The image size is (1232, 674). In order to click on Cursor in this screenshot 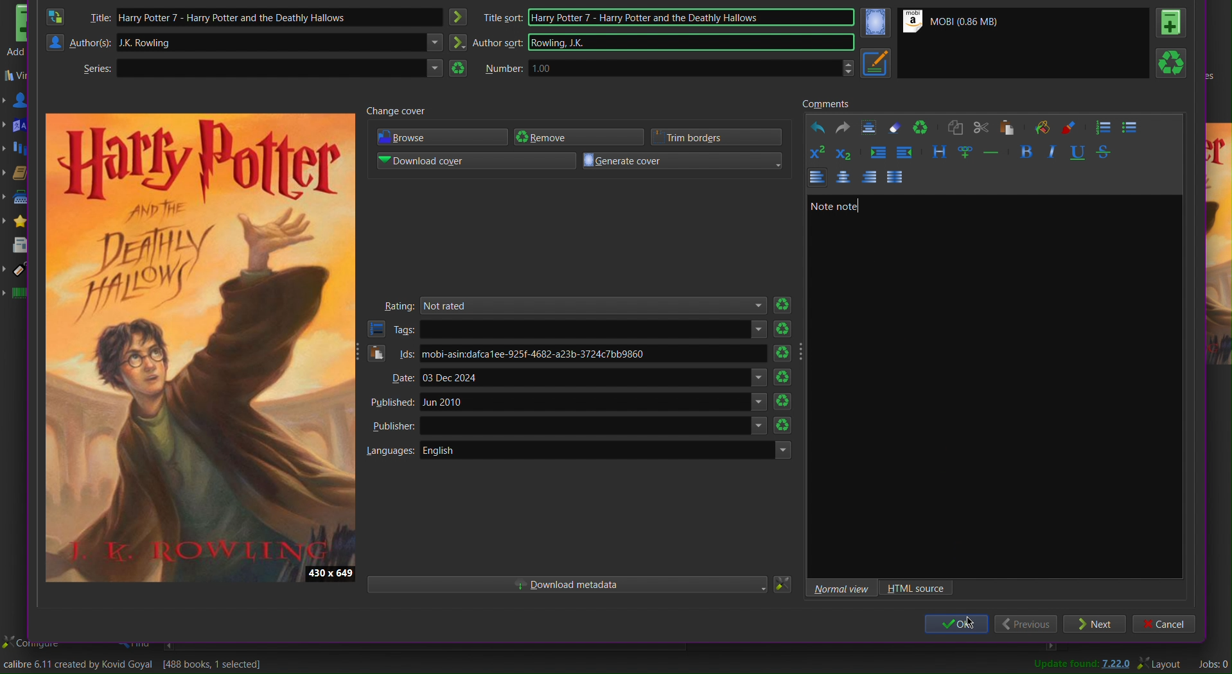, I will do `click(971, 619)`.